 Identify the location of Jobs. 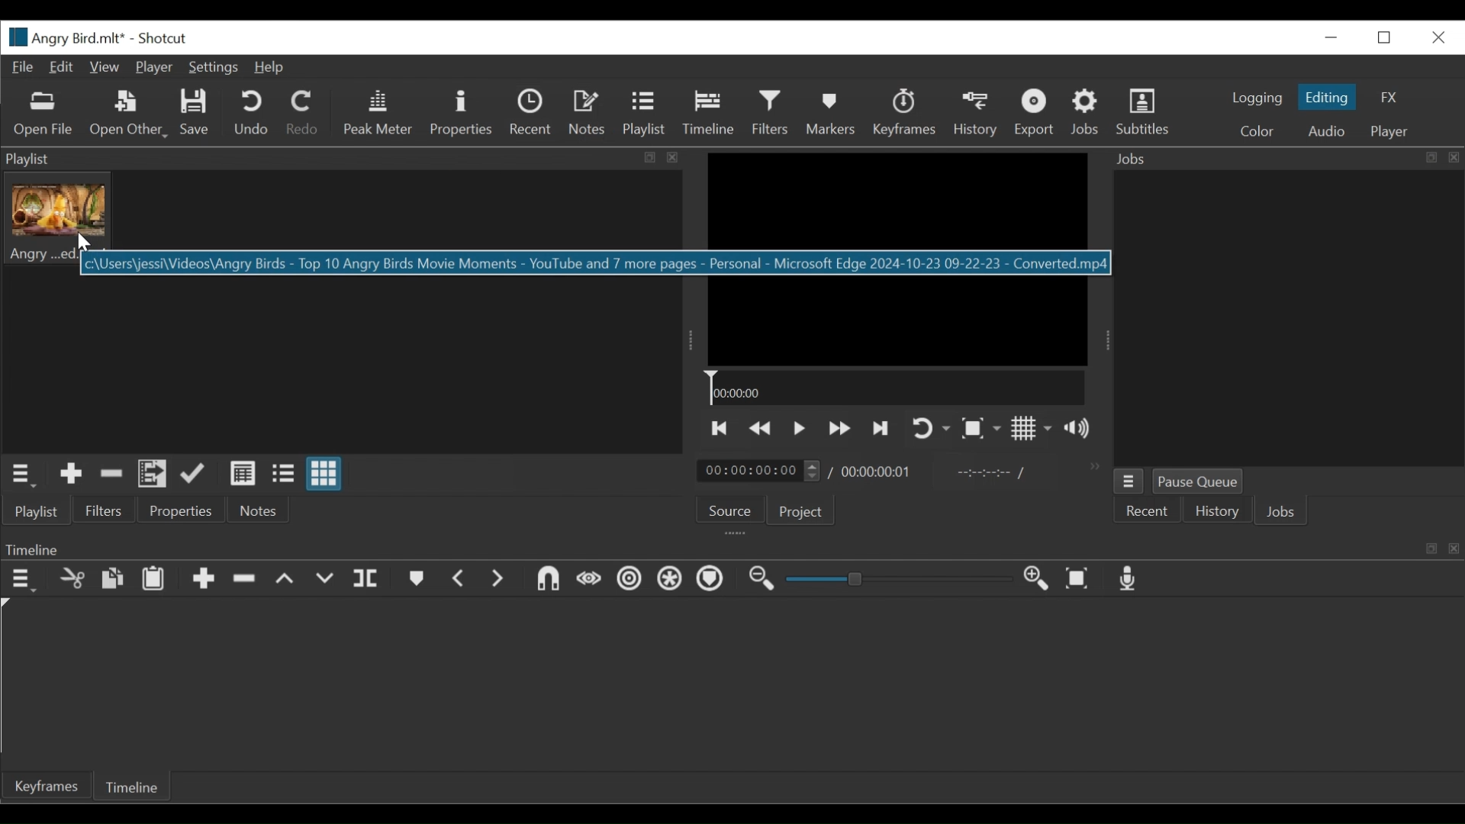
(1283, 157).